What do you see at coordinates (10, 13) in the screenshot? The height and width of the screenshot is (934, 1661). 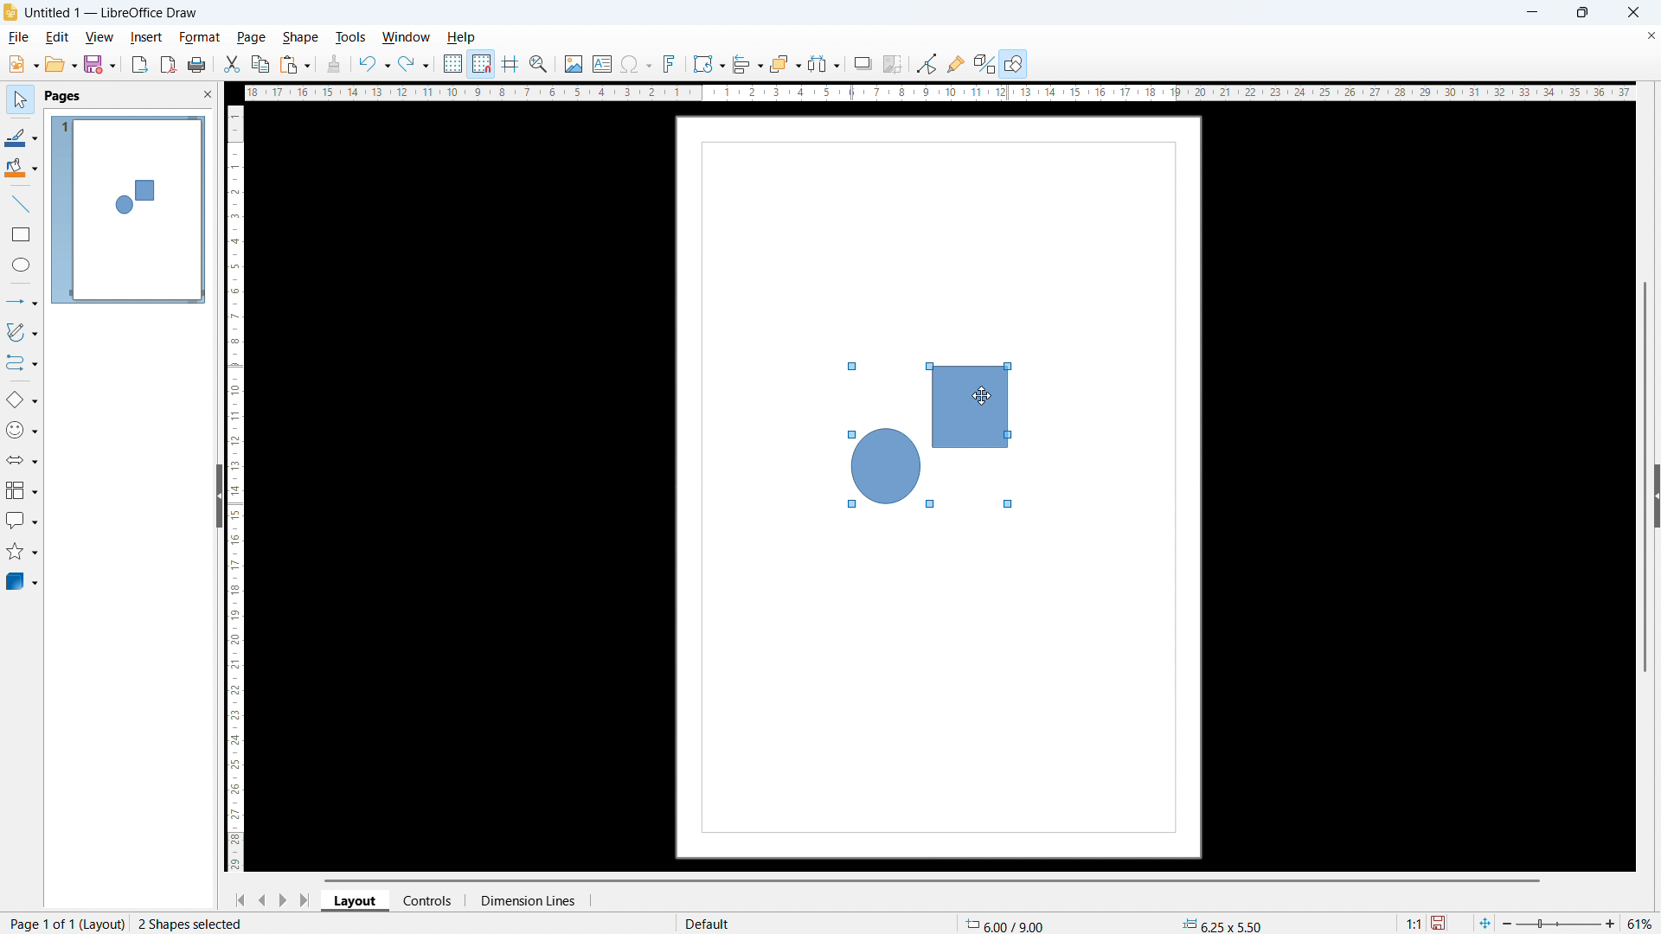 I see `logo` at bounding box center [10, 13].